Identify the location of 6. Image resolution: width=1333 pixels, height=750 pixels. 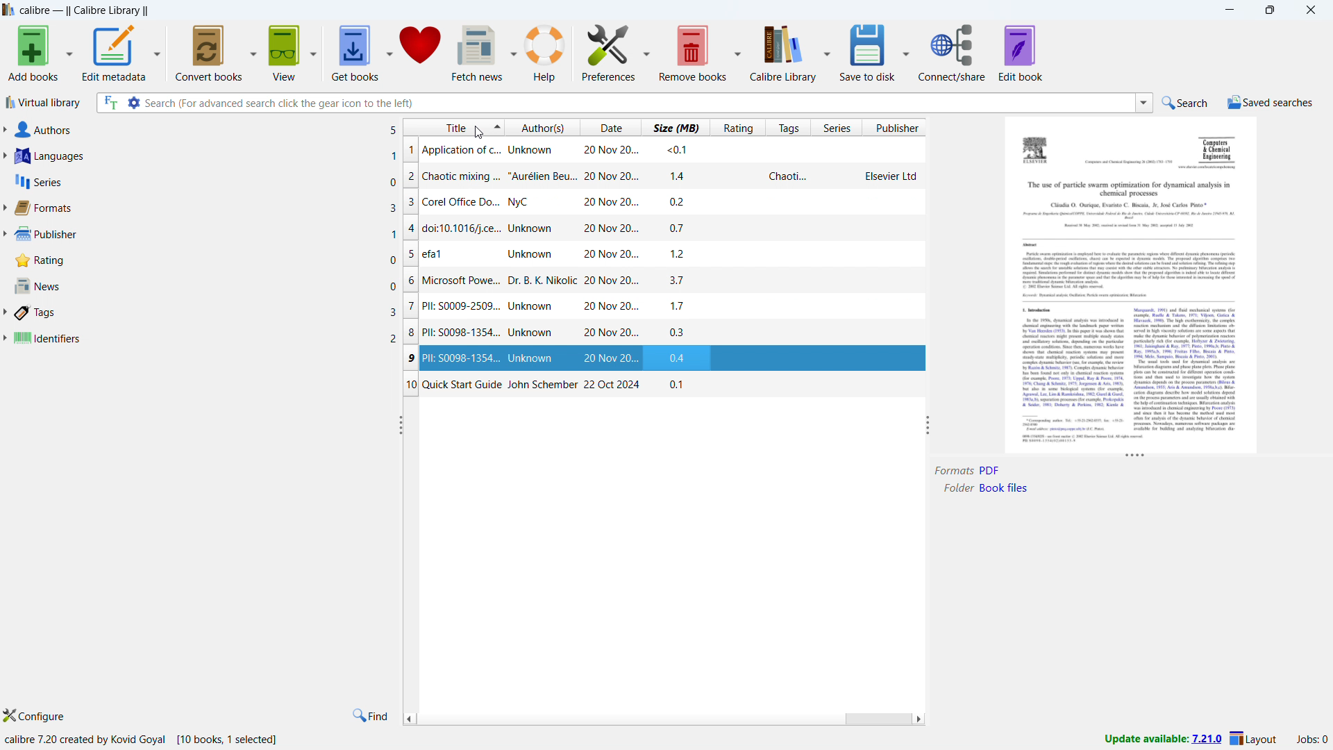
(411, 280).